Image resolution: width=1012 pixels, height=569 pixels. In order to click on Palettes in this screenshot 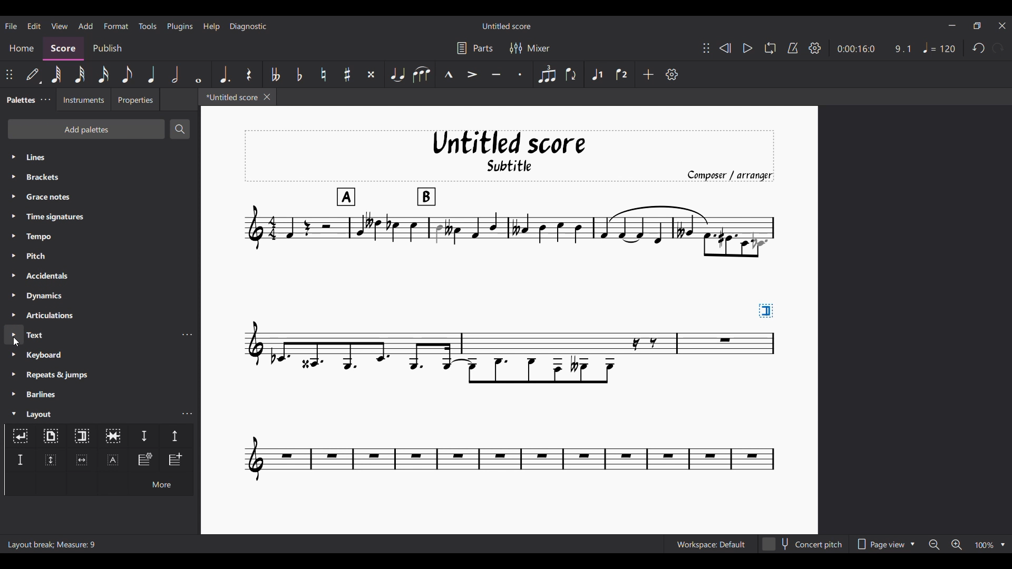, I will do `click(18, 101)`.